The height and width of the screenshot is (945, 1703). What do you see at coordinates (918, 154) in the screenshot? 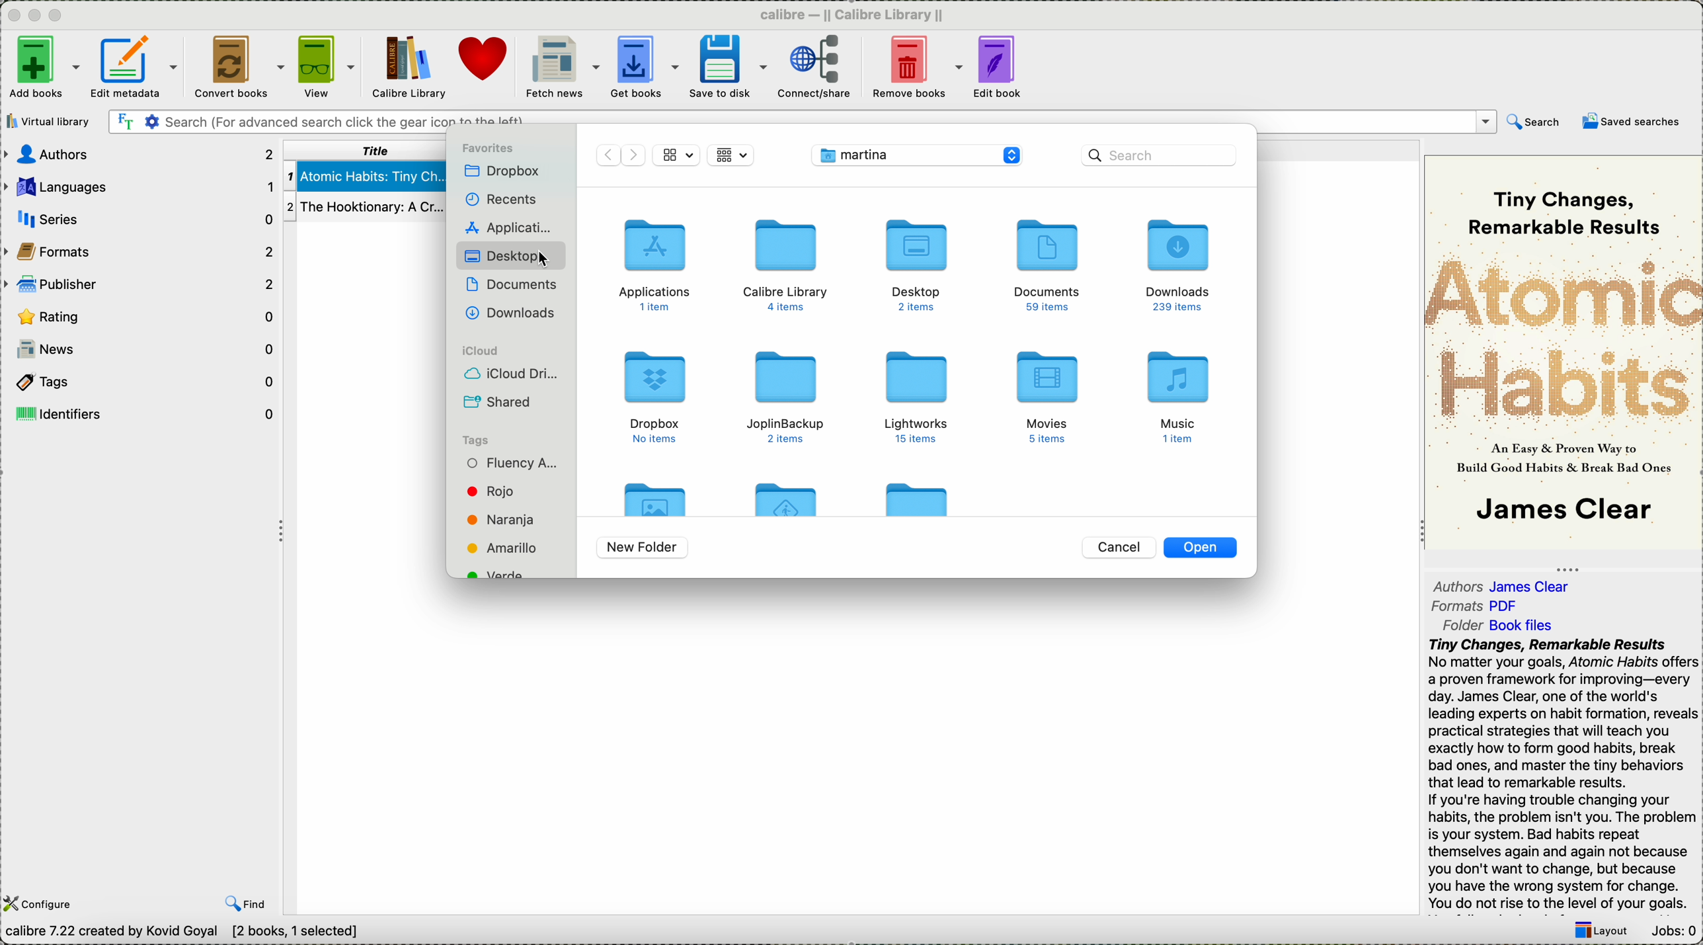
I see `location` at bounding box center [918, 154].